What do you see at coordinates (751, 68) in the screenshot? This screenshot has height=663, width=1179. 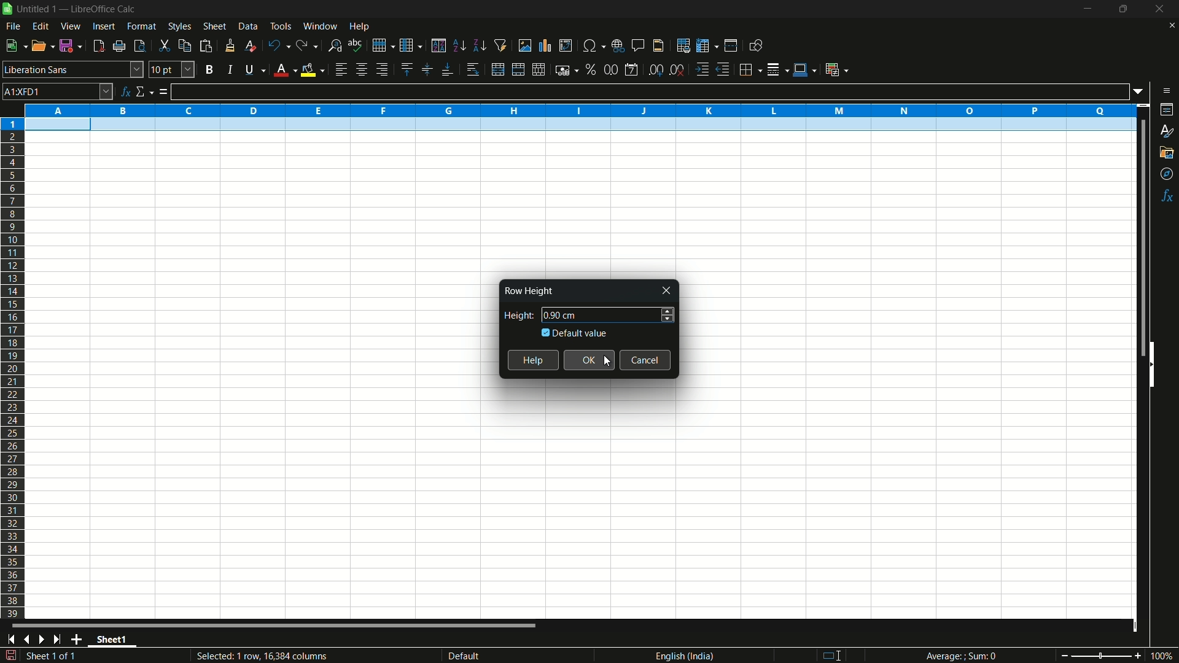 I see `borders` at bounding box center [751, 68].